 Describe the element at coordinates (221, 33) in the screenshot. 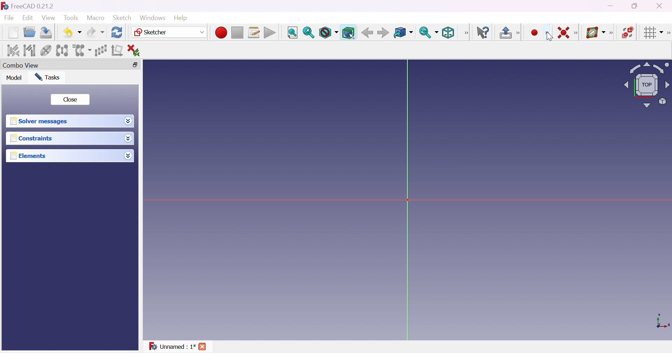

I see `Macro recording...` at that location.